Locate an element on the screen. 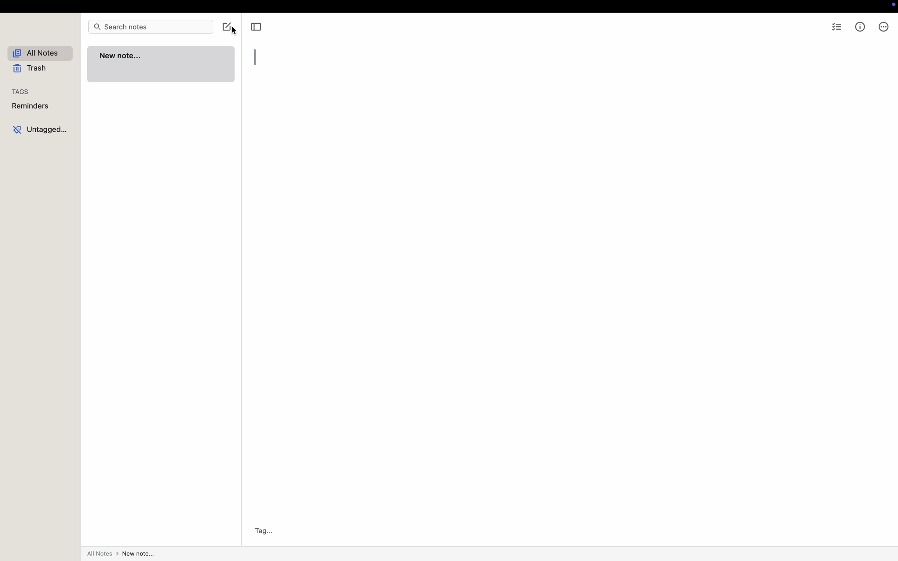 This screenshot has width=898, height=561. all notes is located at coordinates (40, 52).